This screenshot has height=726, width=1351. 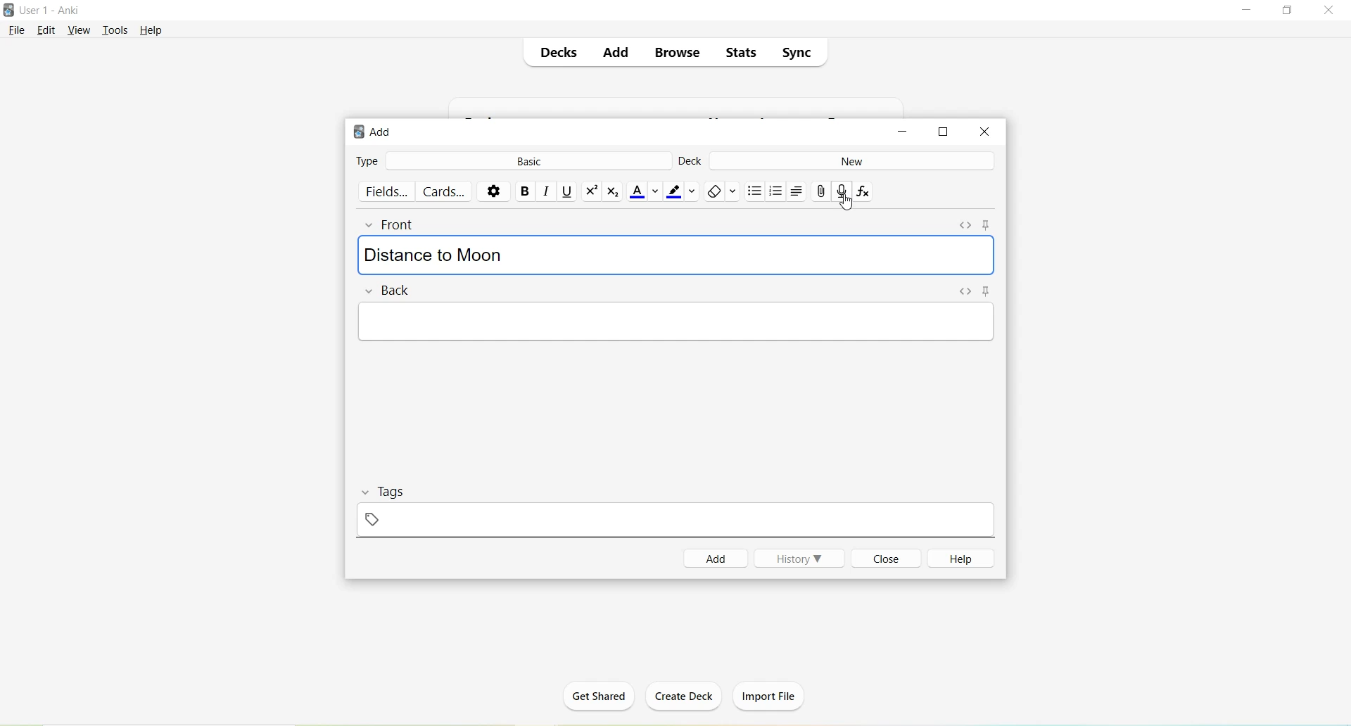 I want to click on Ordered list, so click(x=776, y=192).